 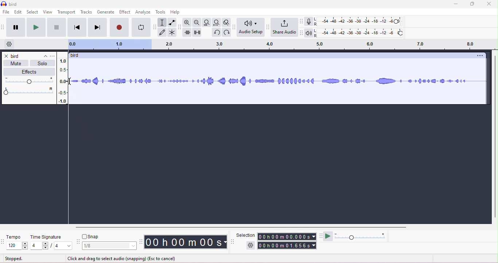 What do you see at coordinates (86, 12) in the screenshot?
I see `tracks` at bounding box center [86, 12].